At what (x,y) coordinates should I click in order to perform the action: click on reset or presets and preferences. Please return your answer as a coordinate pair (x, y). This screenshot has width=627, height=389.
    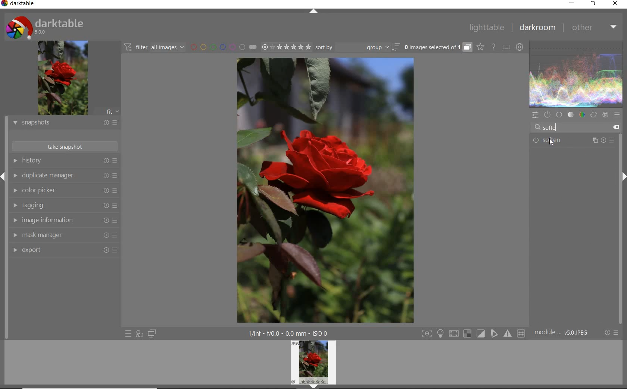
    Looking at the image, I should click on (612, 333).